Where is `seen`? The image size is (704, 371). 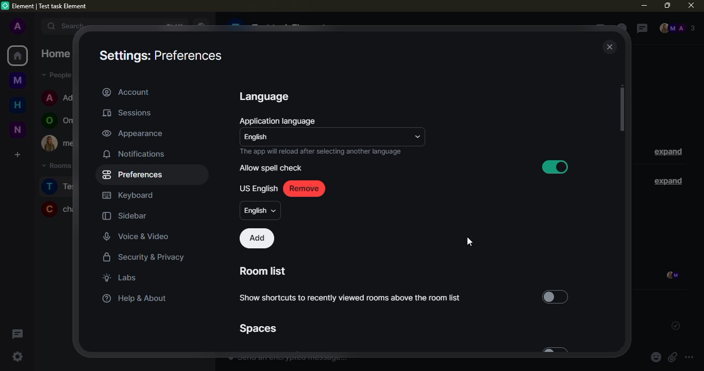 seen is located at coordinates (671, 276).